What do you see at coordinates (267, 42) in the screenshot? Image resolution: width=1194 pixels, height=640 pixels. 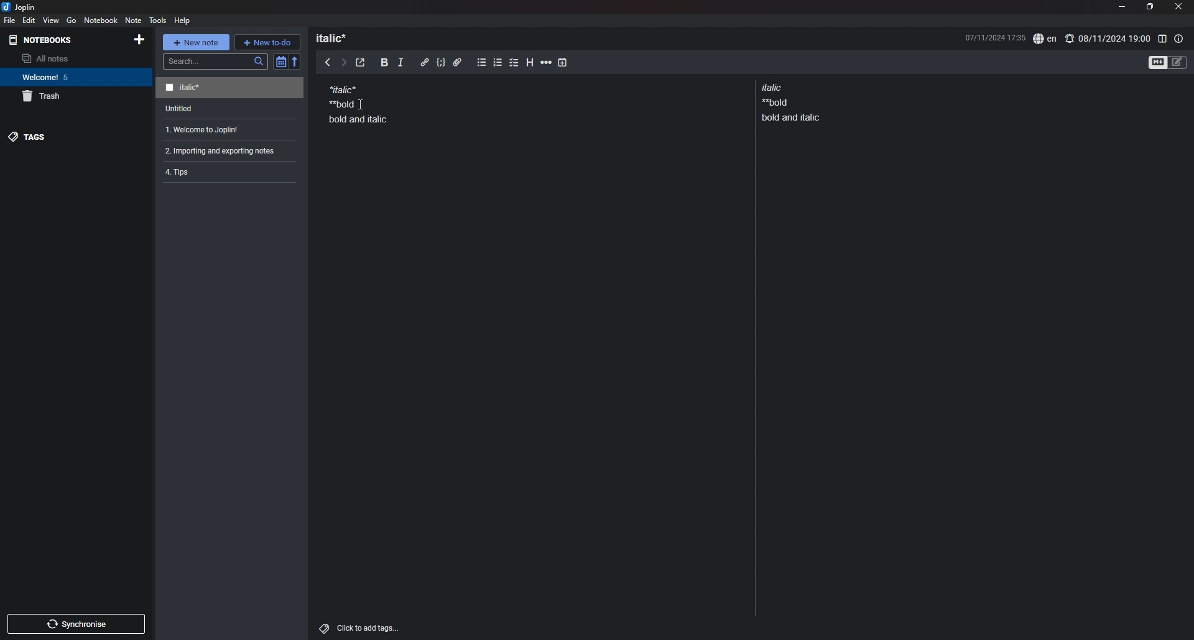 I see `new todo` at bounding box center [267, 42].